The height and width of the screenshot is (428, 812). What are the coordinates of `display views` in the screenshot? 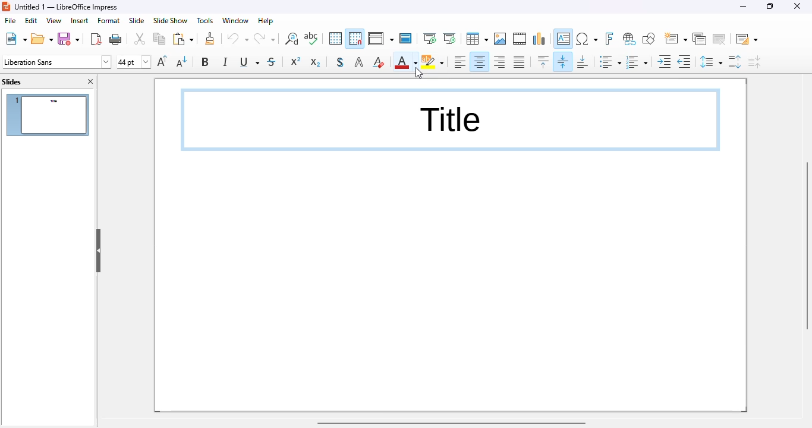 It's located at (380, 39).